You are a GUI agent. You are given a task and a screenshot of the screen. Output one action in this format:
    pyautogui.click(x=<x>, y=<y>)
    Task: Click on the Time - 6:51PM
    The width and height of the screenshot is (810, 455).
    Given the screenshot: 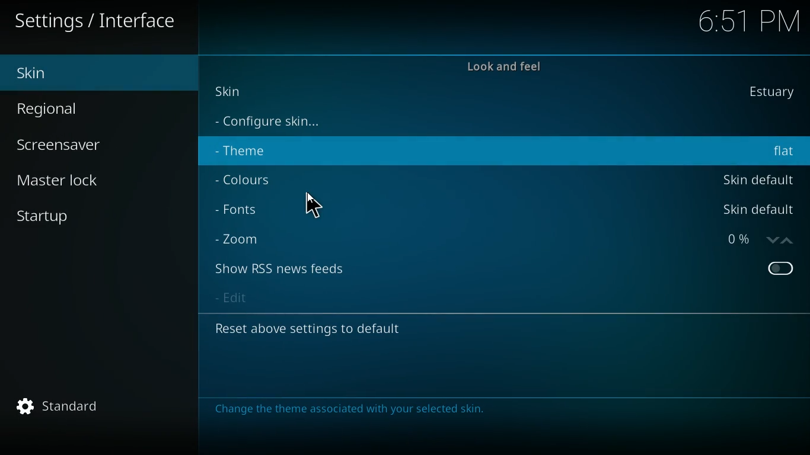 What is the action you would take?
    pyautogui.click(x=745, y=21)
    